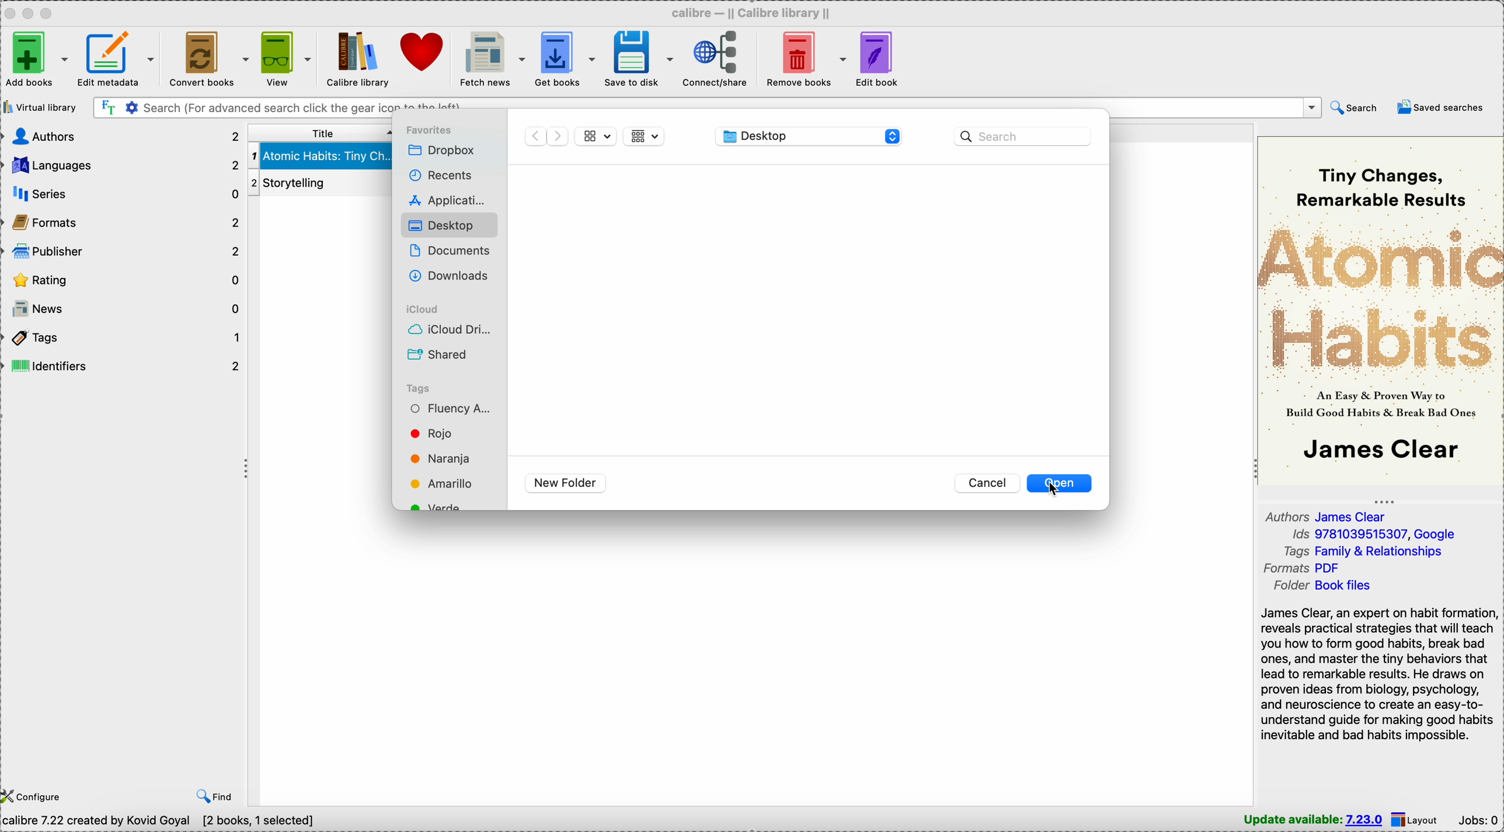 The height and width of the screenshot is (832, 1504). I want to click on update available: 7.23.0, so click(1315, 820).